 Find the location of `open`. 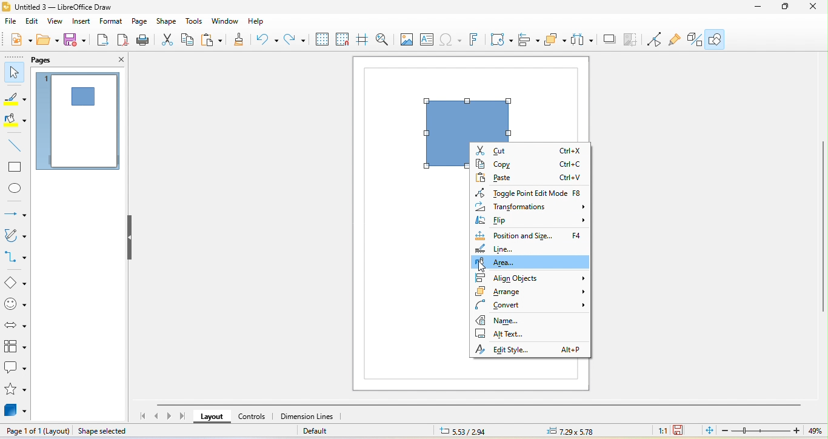

open is located at coordinates (48, 42).